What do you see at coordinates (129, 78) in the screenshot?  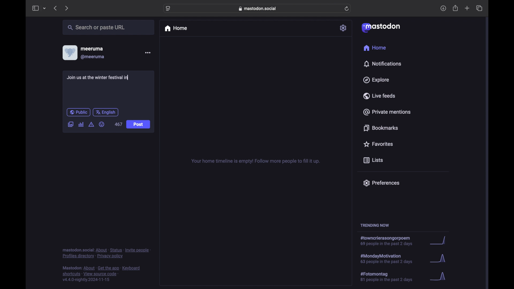 I see `text cursor` at bounding box center [129, 78].